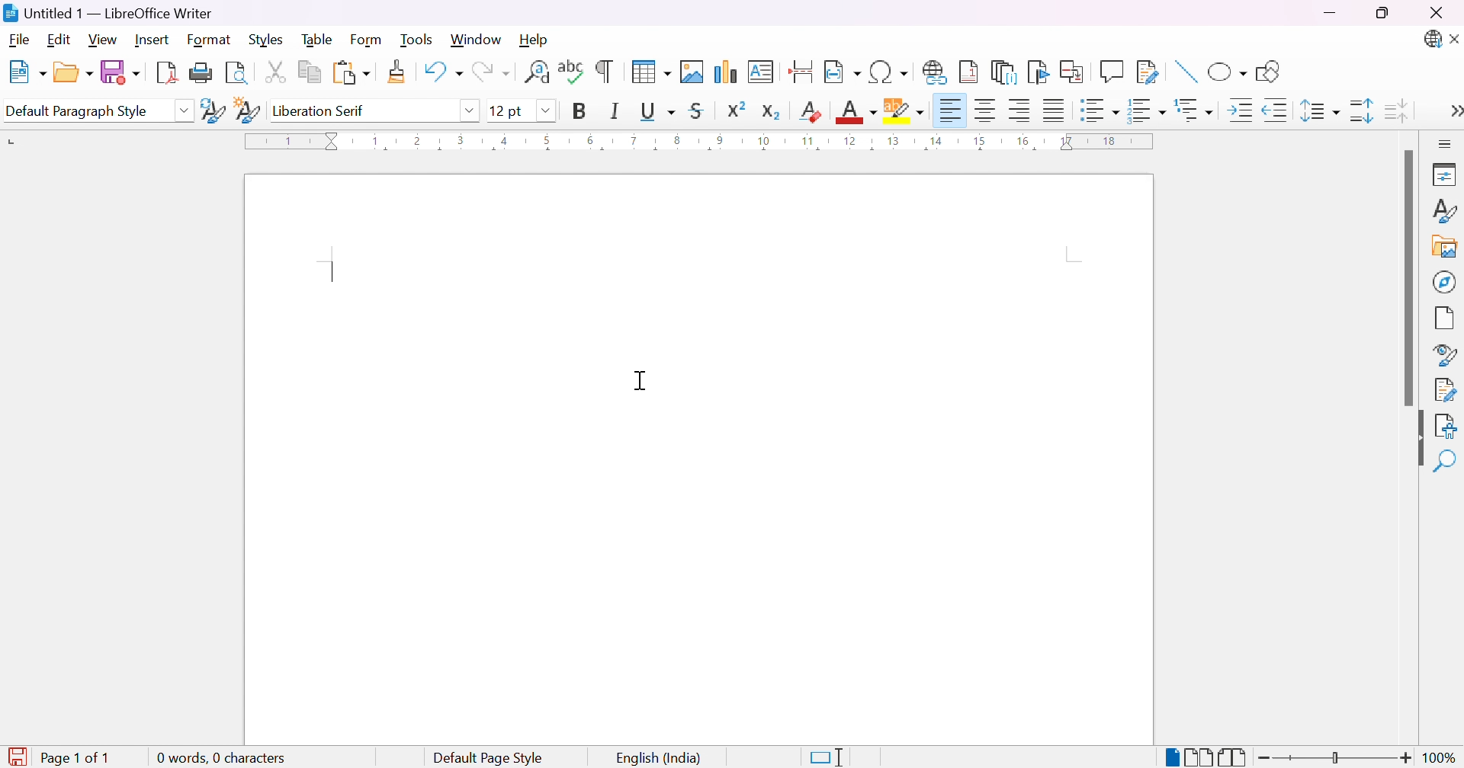 Image resolution: width=1464 pixels, height=768 pixels. What do you see at coordinates (771, 112) in the screenshot?
I see `Subscript` at bounding box center [771, 112].